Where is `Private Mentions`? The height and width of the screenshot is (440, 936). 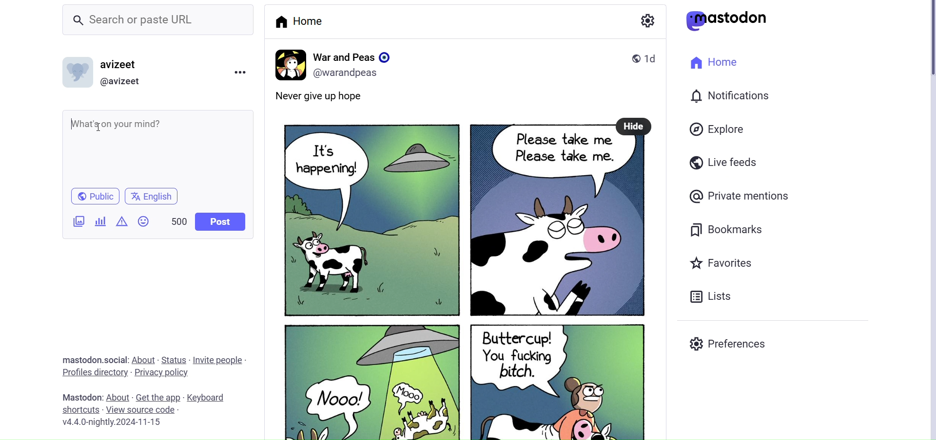
Private Mentions is located at coordinates (740, 196).